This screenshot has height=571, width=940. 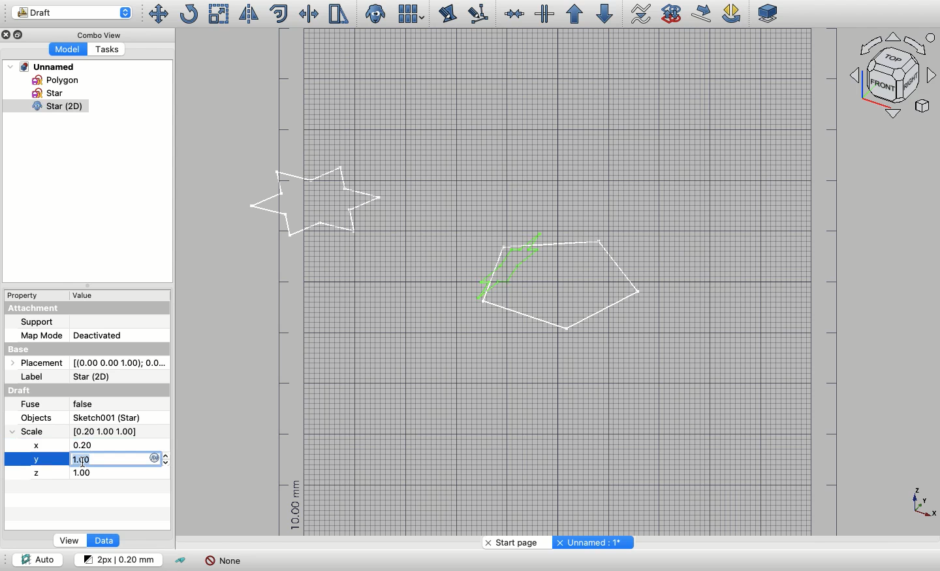 I want to click on Change default style for new objects, so click(x=117, y=559).